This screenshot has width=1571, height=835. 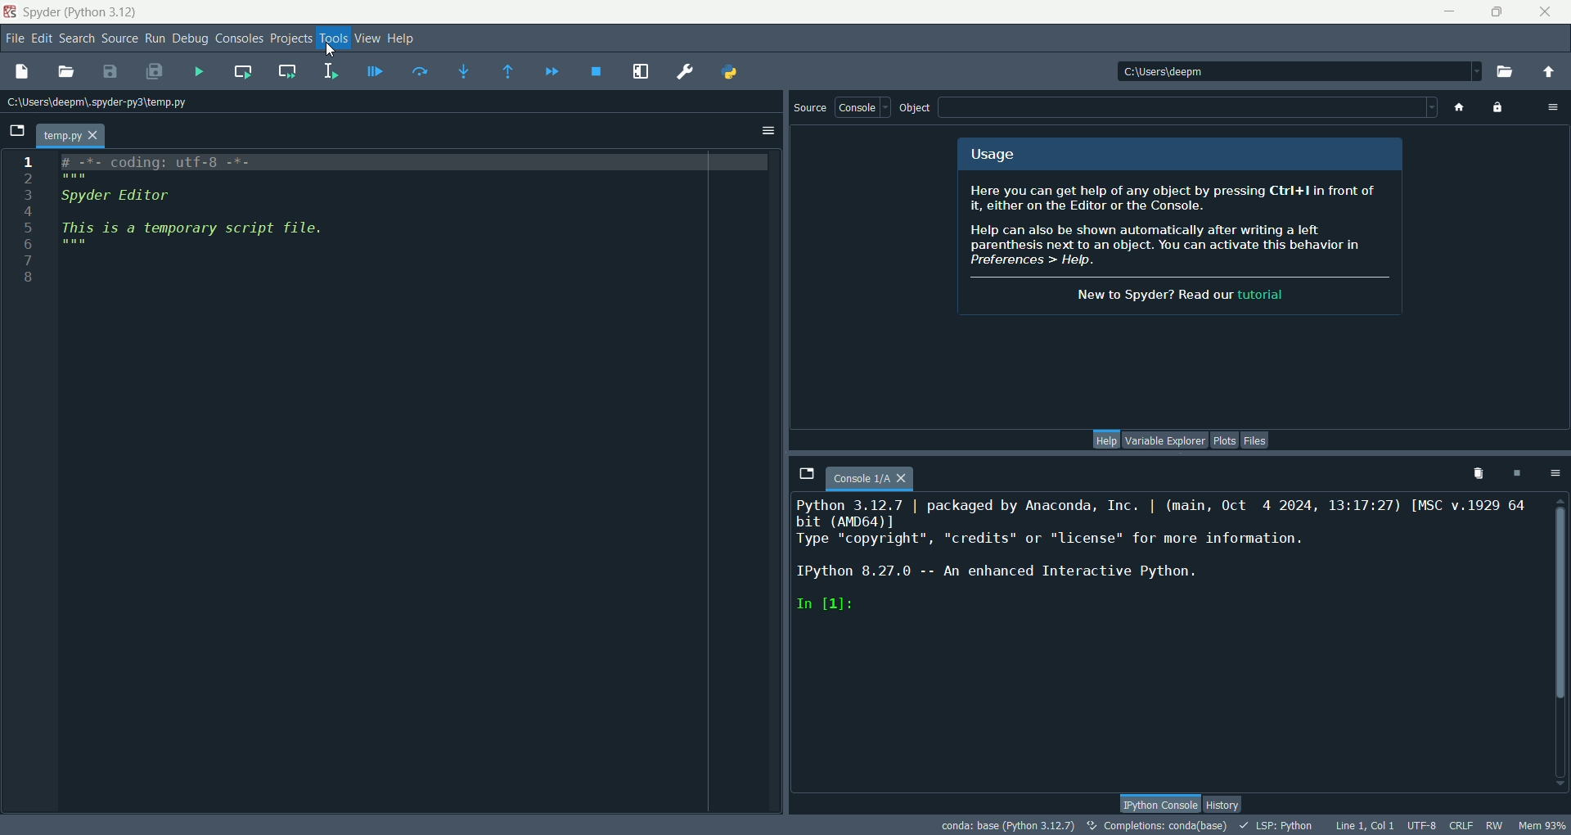 I want to click on location, so click(x=104, y=103).